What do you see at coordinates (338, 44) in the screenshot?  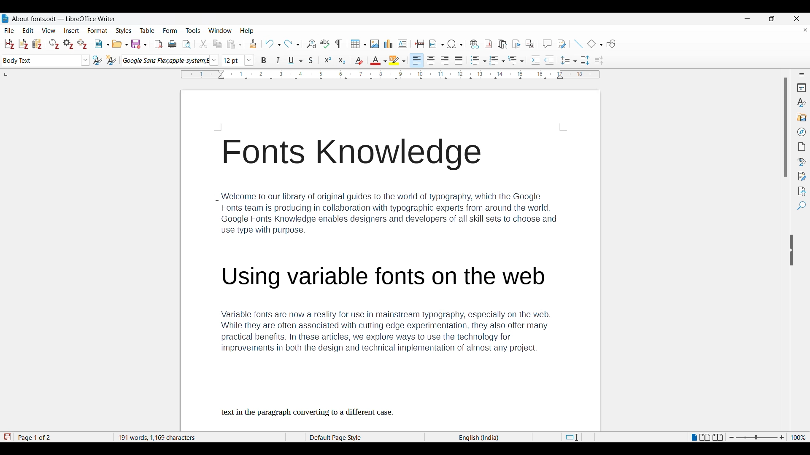 I see `Toggle formatting marks` at bounding box center [338, 44].